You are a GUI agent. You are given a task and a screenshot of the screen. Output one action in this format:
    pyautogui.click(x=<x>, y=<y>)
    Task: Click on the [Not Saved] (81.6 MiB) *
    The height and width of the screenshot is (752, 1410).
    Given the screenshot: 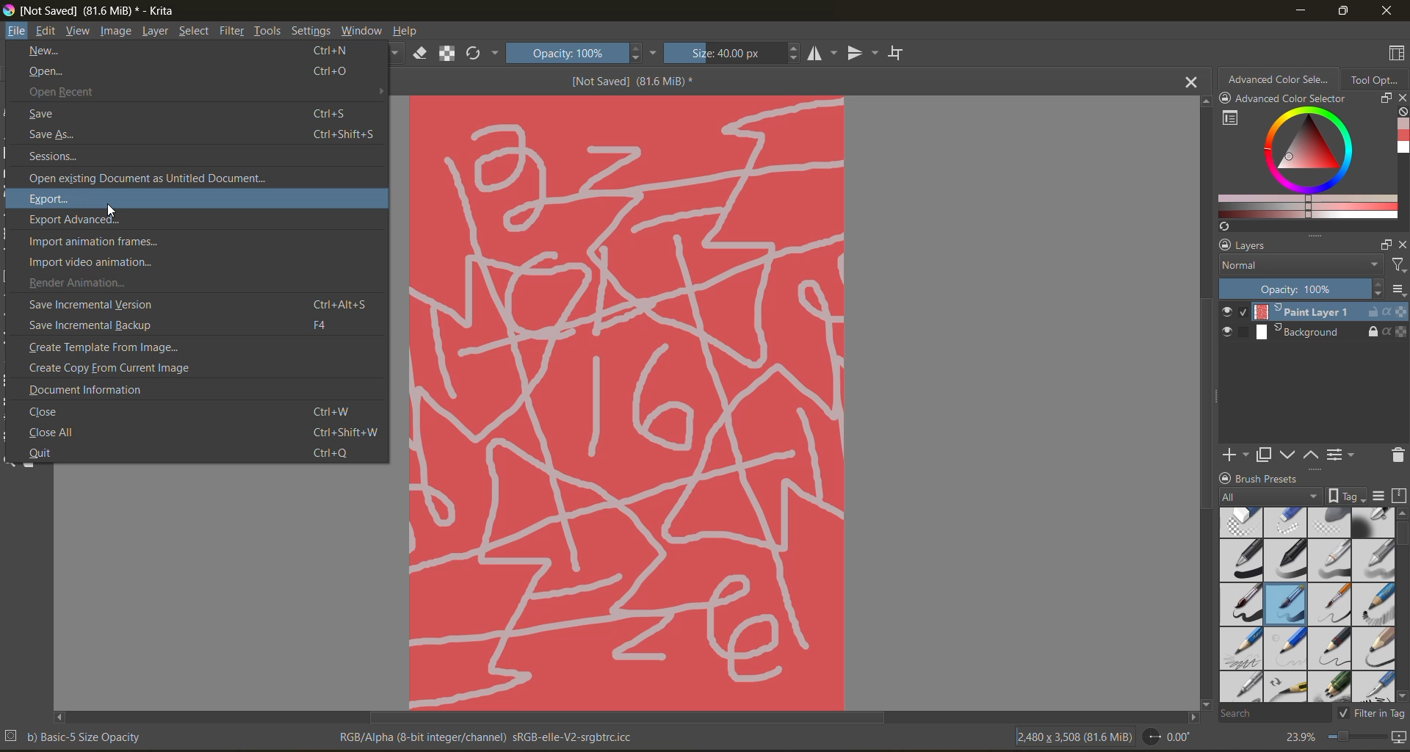 What is the action you would take?
    pyautogui.click(x=640, y=82)
    